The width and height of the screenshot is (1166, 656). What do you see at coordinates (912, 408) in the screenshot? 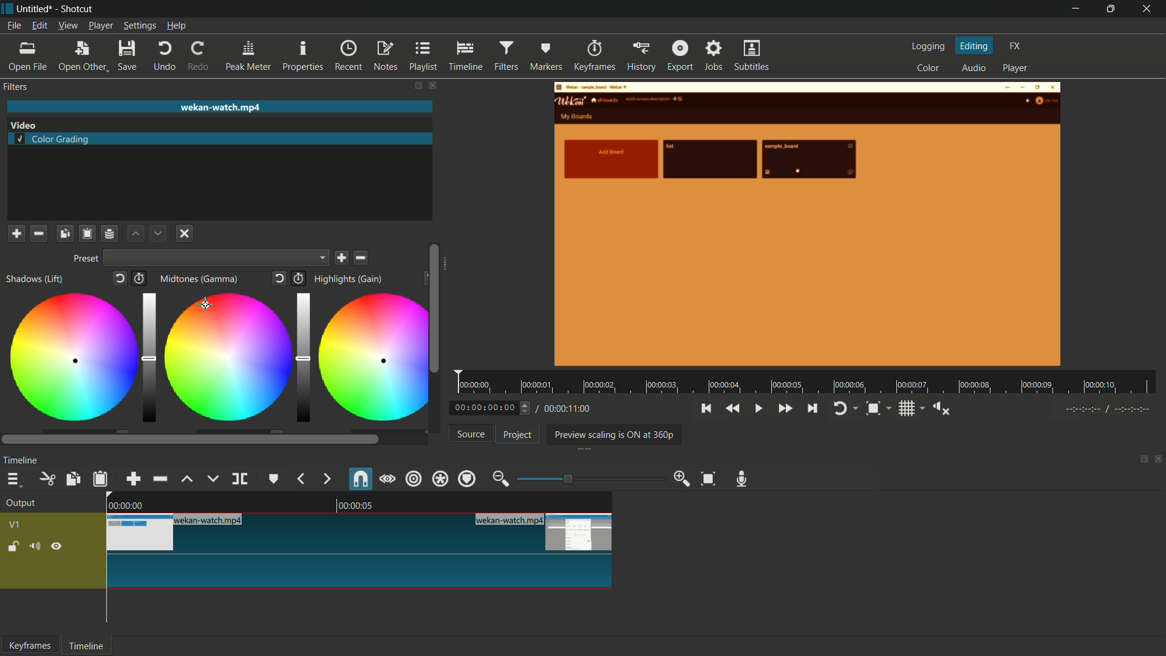
I see `toggle grid` at bounding box center [912, 408].